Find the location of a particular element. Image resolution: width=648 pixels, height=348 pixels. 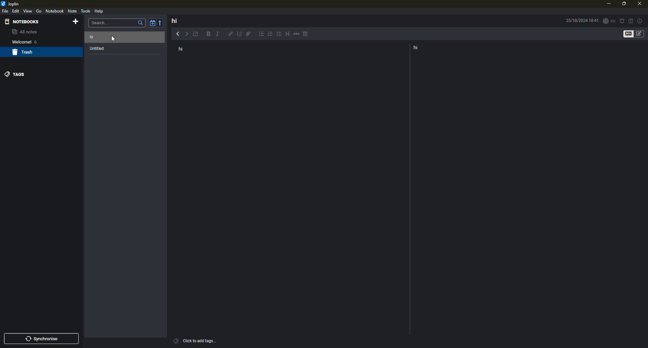

toggle editor layout is located at coordinates (631, 21).